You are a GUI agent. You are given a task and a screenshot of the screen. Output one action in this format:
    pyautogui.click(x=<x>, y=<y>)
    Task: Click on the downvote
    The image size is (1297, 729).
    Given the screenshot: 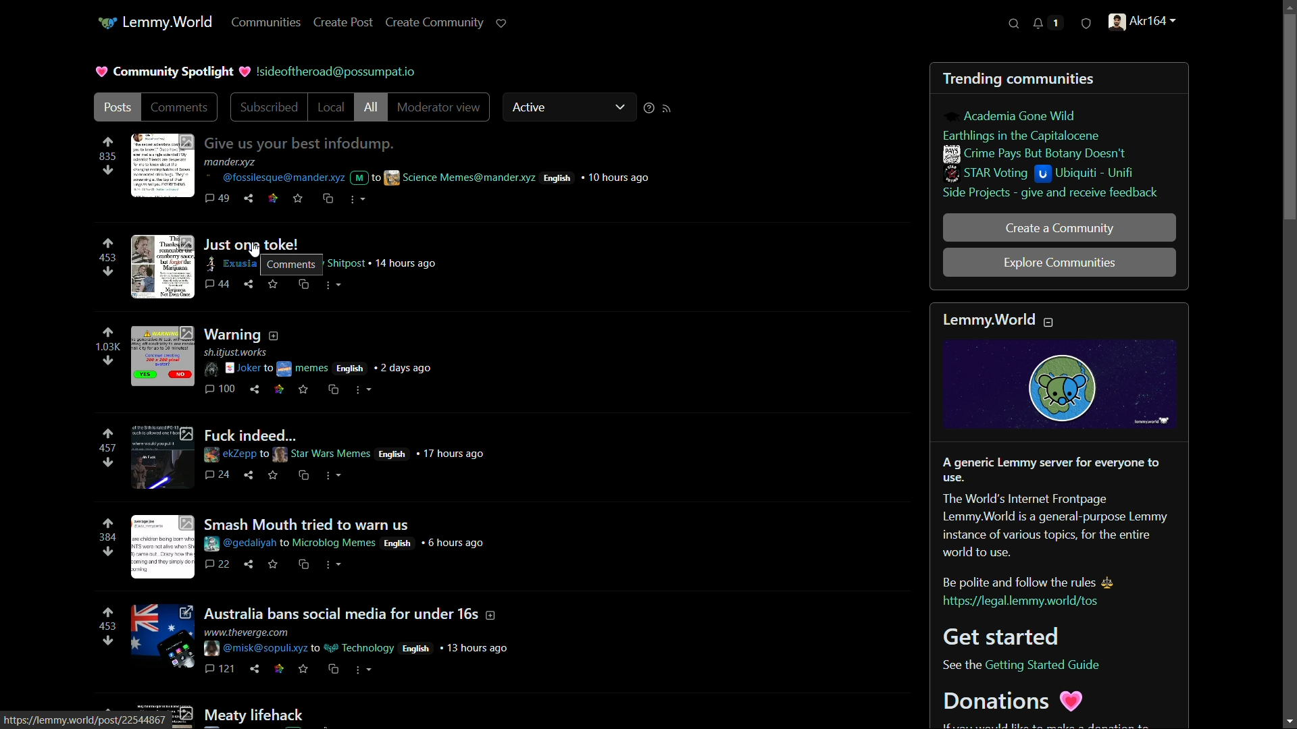 What is the action you would take?
    pyautogui.click(x=108, y=640)
    